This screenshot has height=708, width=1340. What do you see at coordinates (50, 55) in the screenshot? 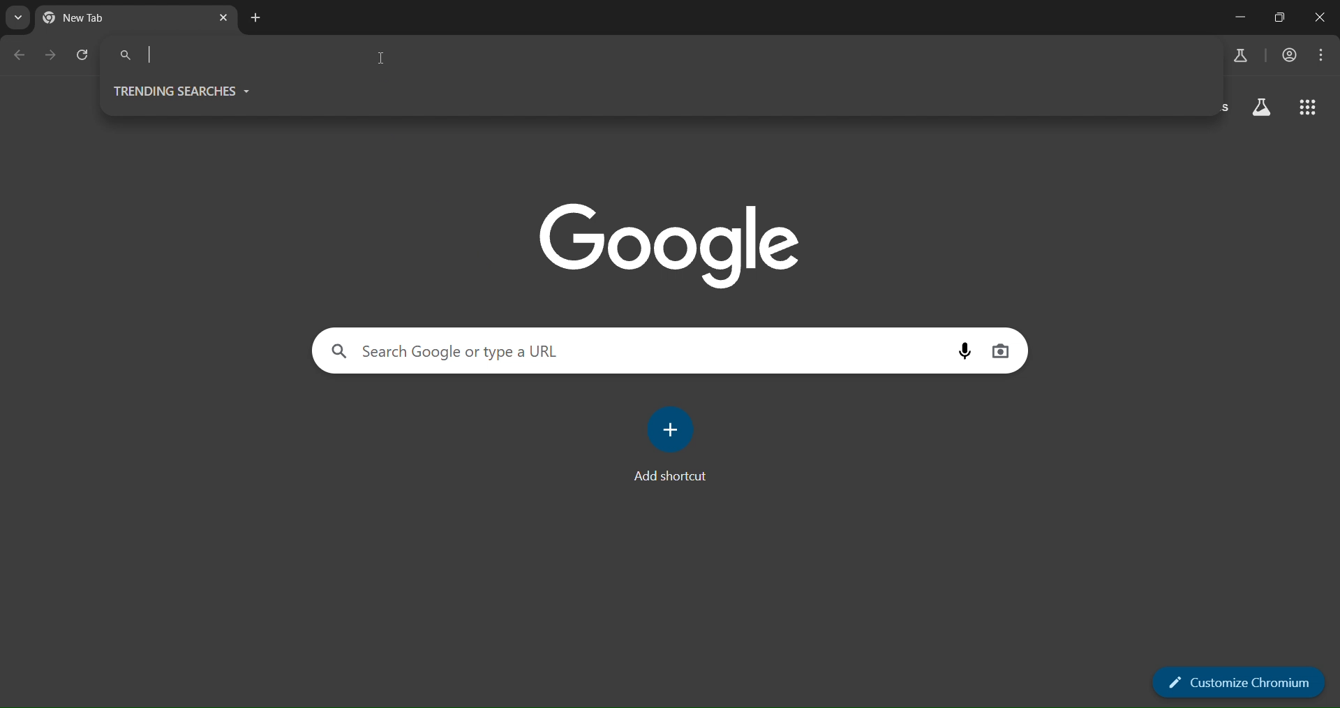
I see `go forward one page` at bounding box center [50, 55].